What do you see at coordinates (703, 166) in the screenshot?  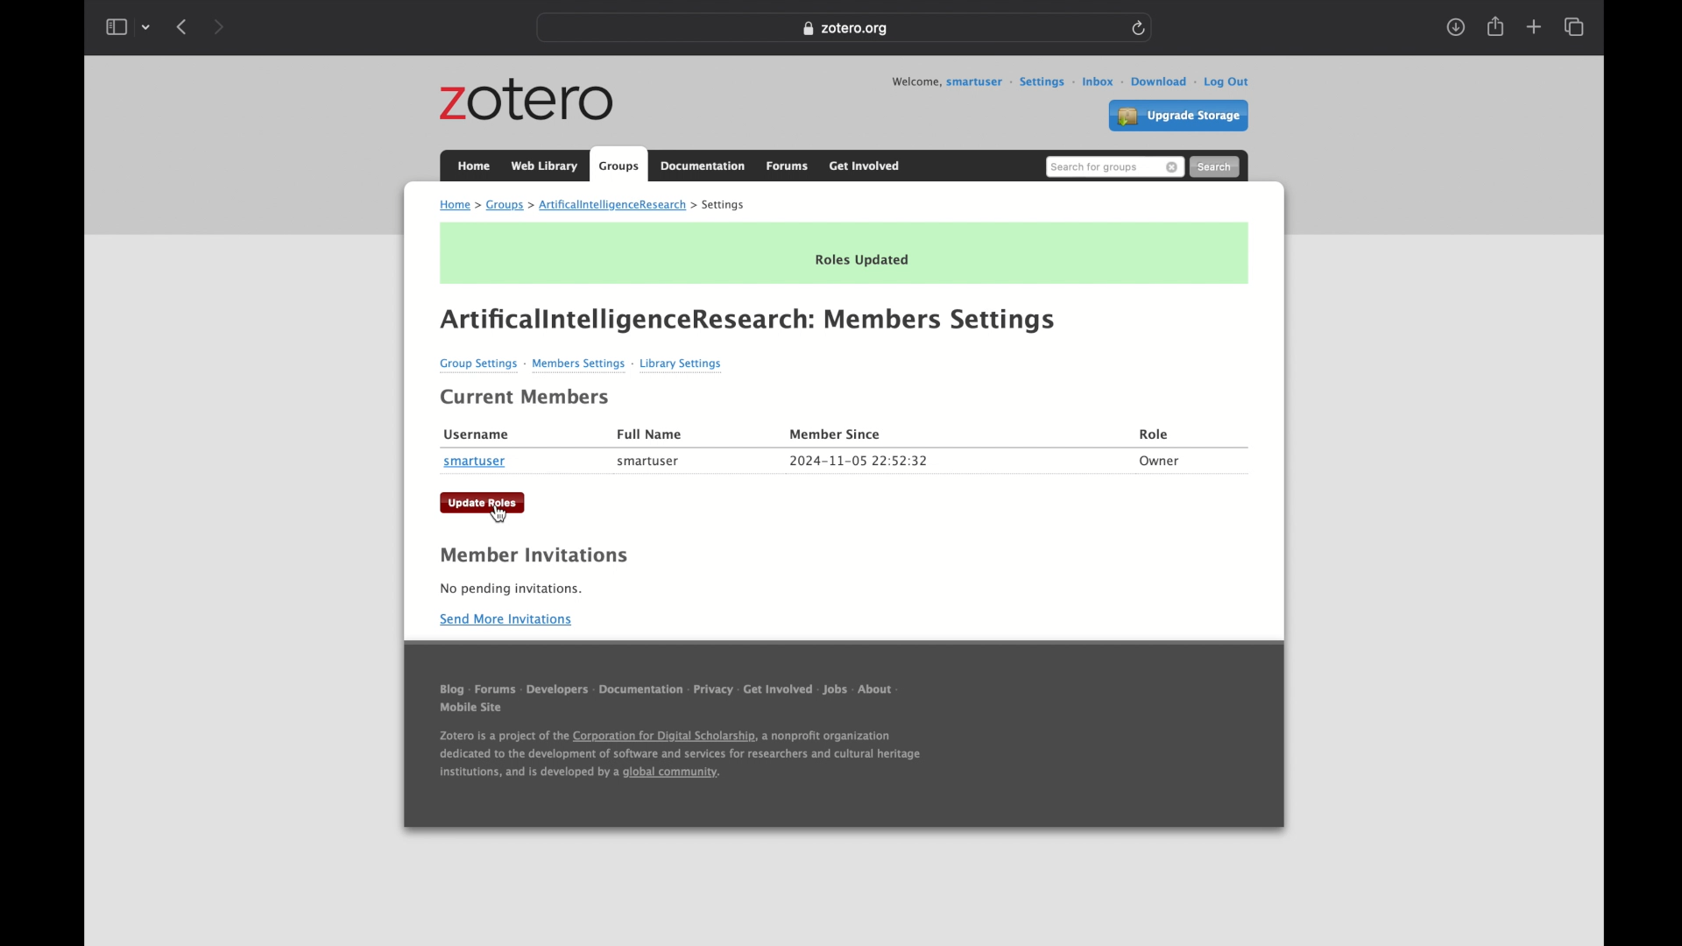 I see `documentation` at bounding box center [703, 166].